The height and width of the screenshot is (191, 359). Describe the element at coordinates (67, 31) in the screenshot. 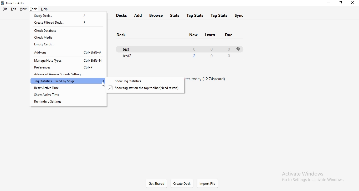

I see `check database` at that location.